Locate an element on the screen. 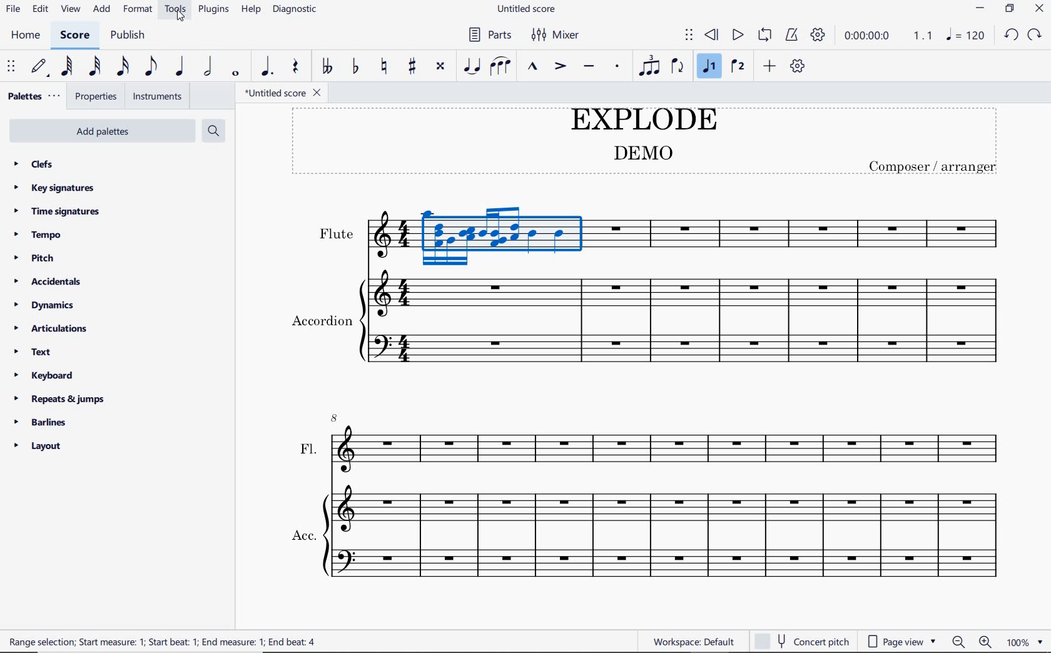  slur is located at coordinates (500, 66).